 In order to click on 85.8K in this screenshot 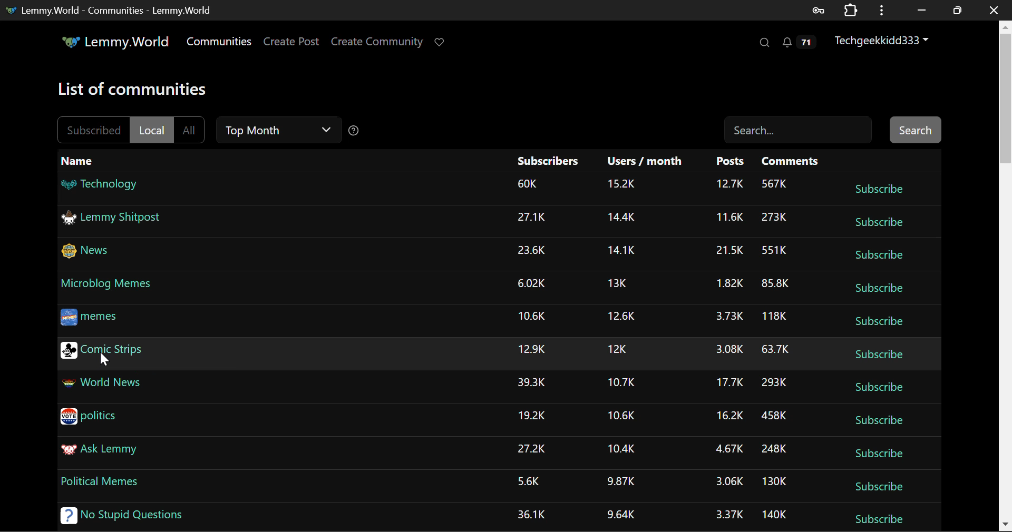, I will do `click(775, 283)`.